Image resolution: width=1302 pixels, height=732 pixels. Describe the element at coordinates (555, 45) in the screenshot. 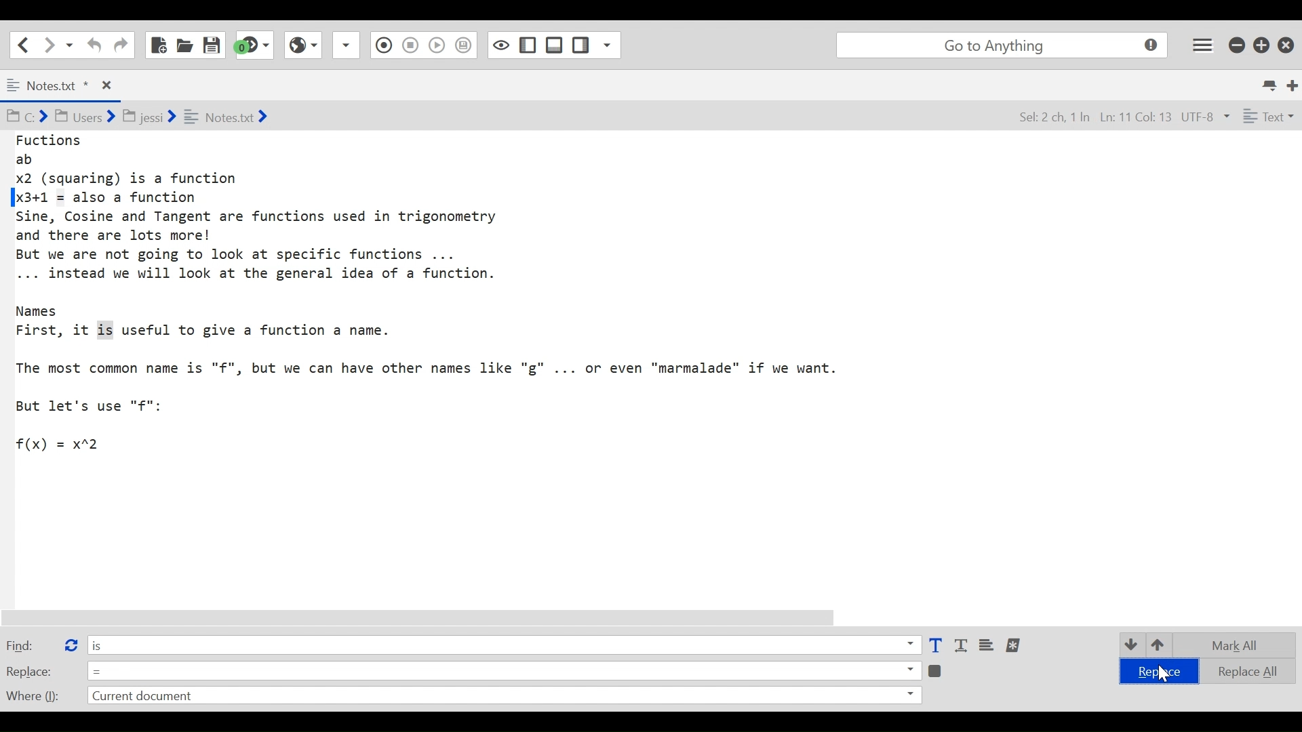

I see `Show/Hide Left Pane` at that location.